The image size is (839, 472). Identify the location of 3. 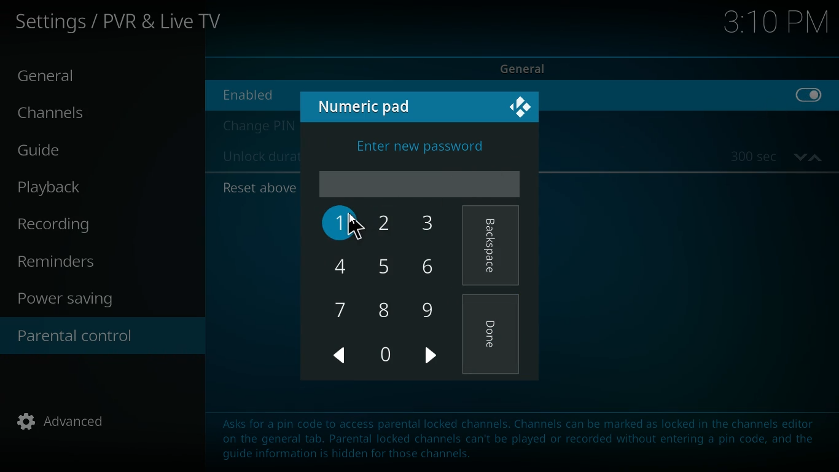
(429, 223).